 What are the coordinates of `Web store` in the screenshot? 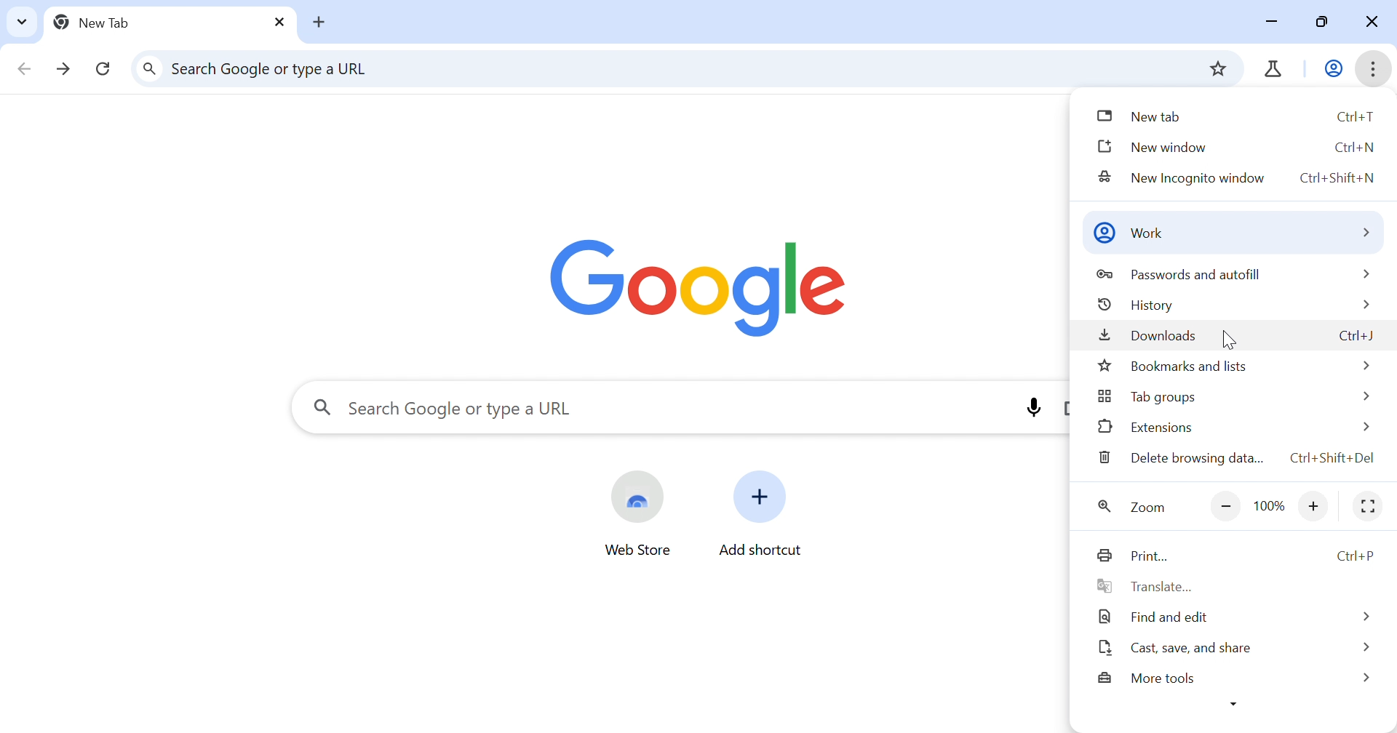 It's located at (638, 497).